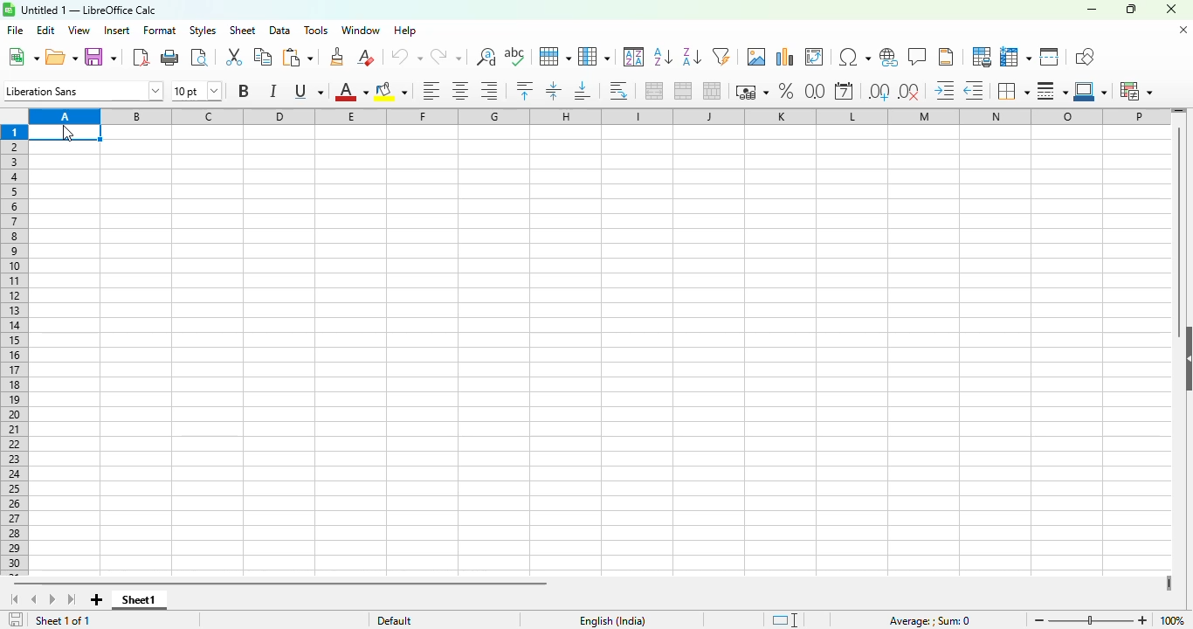 The height and width of the screenshot is (629, 1193). Describe the element at coordinates (514, 57) in the screenshot. I see `spelling` at that location.